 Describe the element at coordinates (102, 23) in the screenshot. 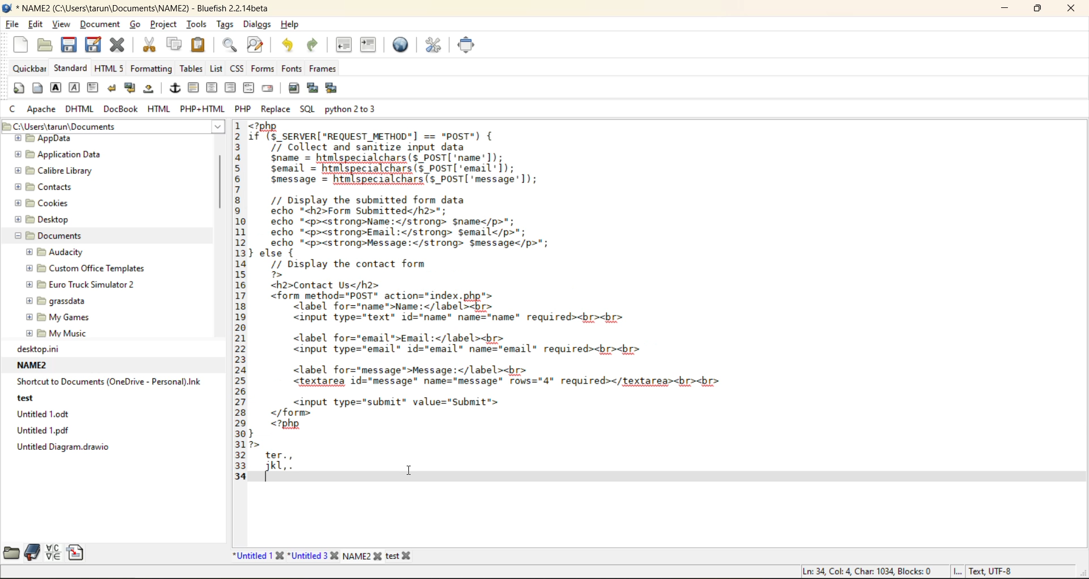

I see `document` at that location.